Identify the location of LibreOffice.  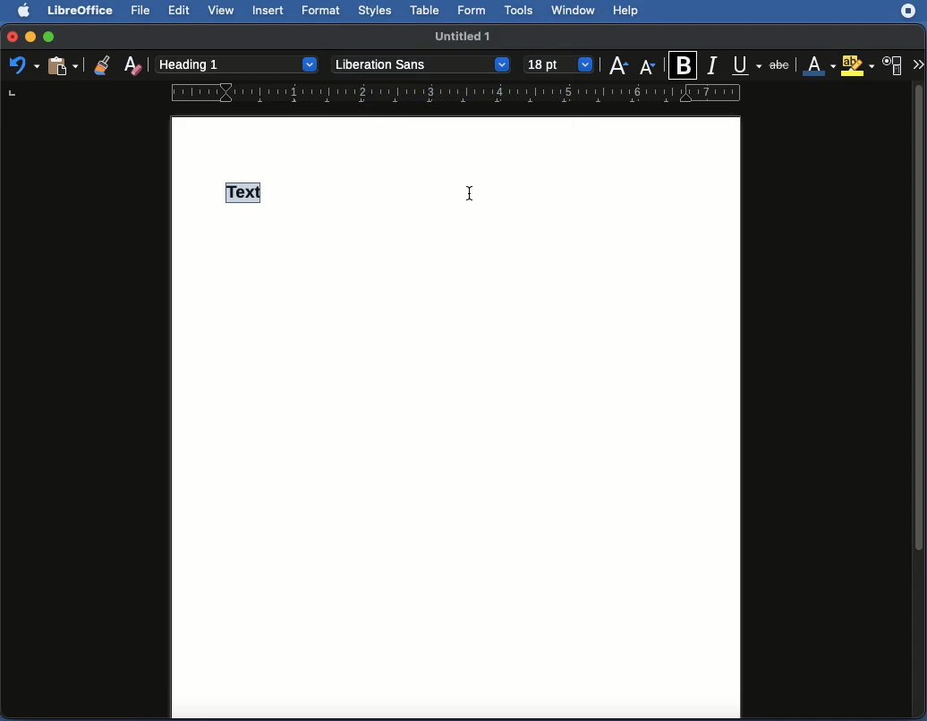
(81, 11).